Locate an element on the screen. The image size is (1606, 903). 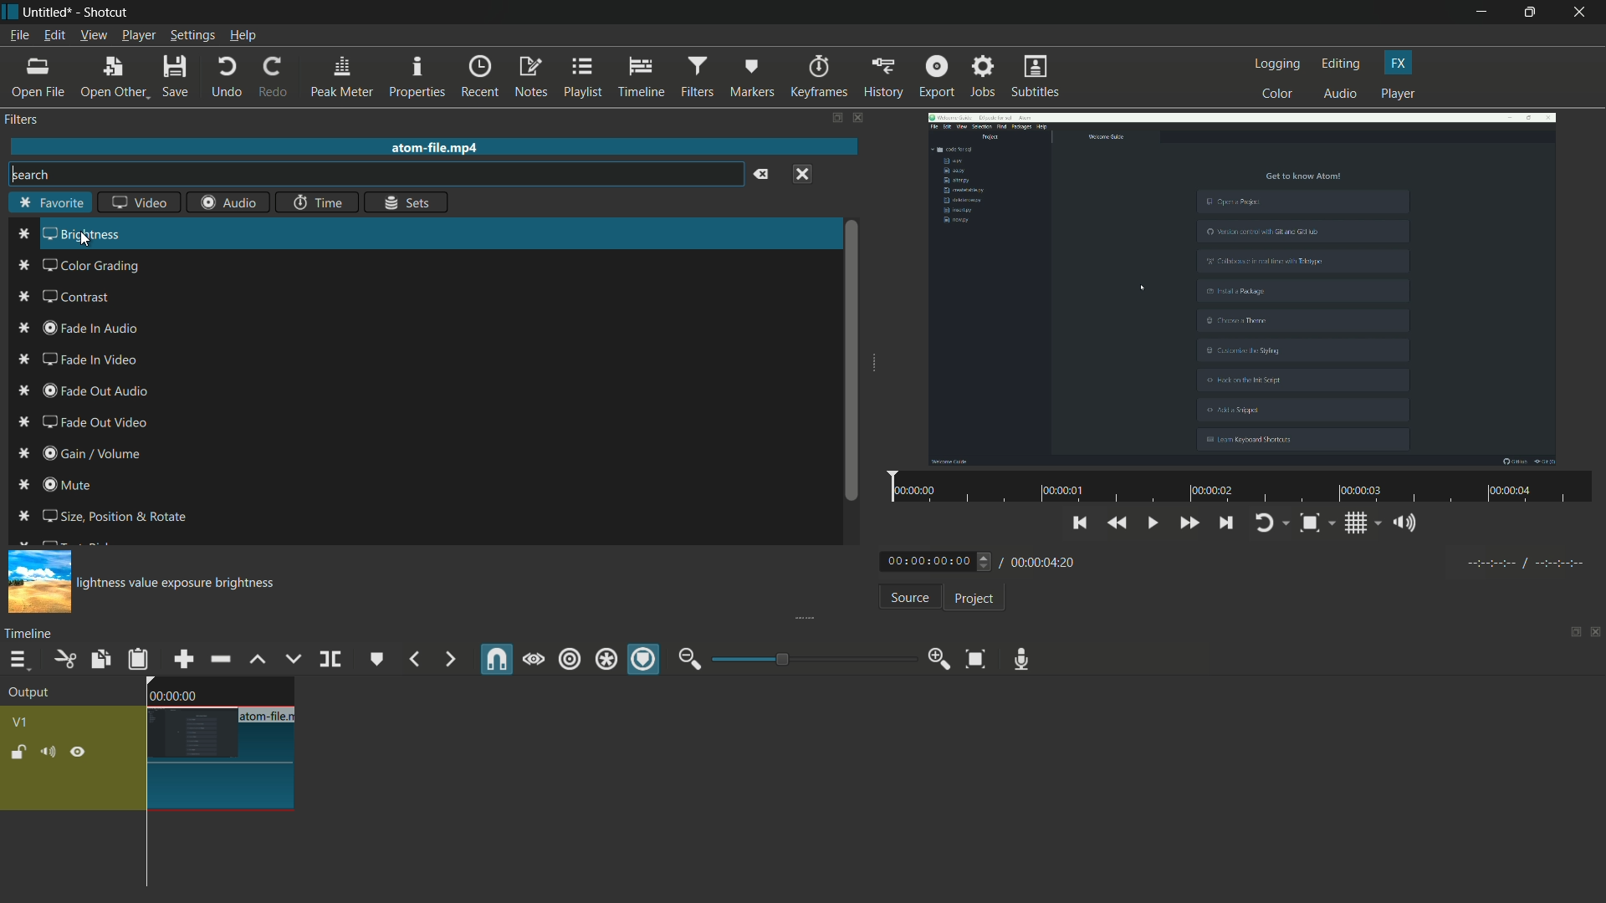
help menu is located at coordinates (243, 37).